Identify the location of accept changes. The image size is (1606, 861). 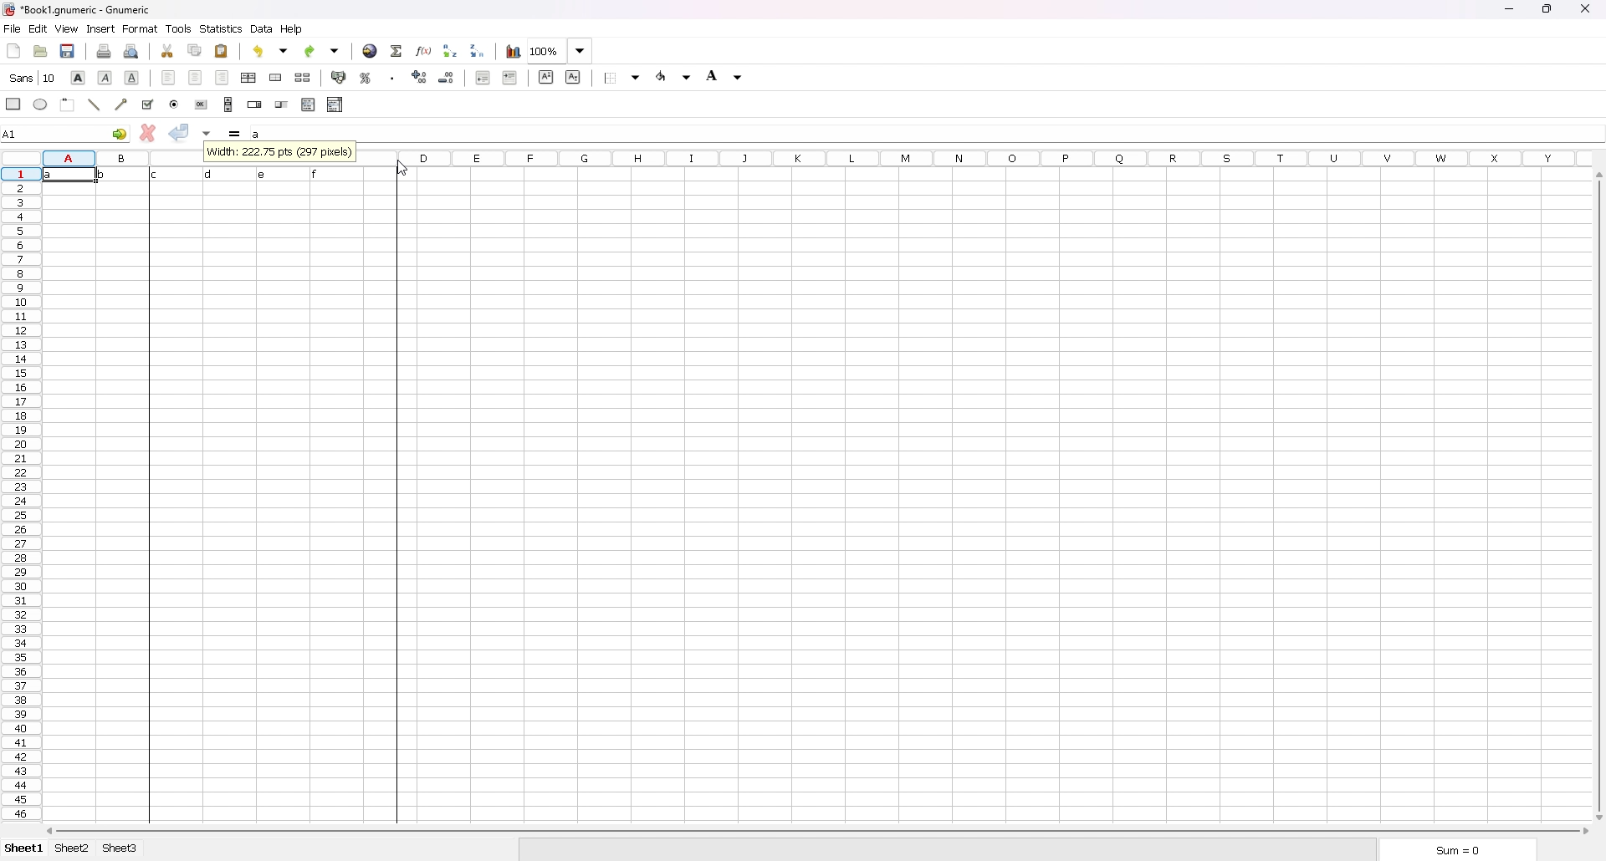
(179, 133).